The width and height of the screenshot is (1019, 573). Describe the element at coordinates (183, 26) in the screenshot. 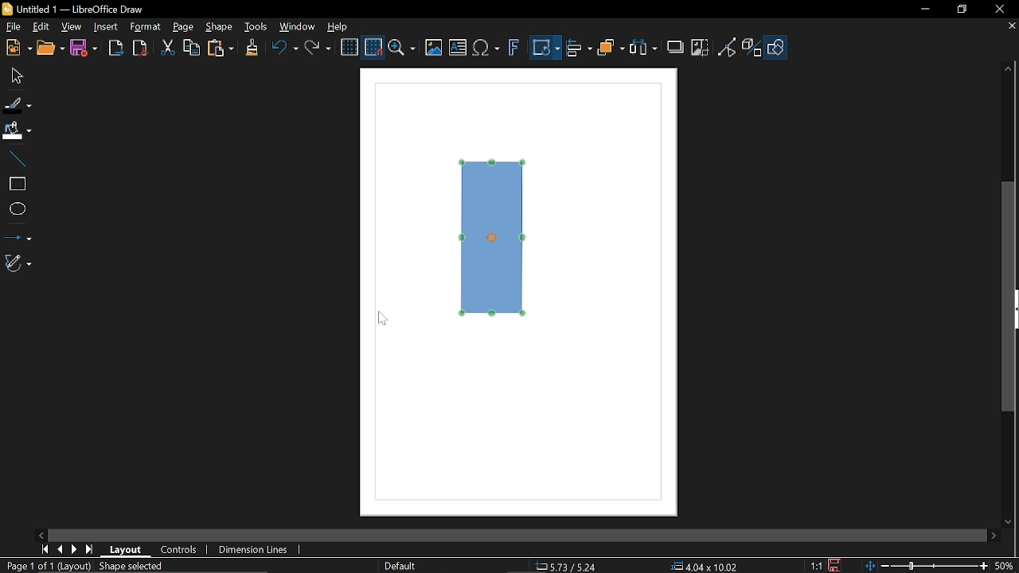

I see `Page` at that location.